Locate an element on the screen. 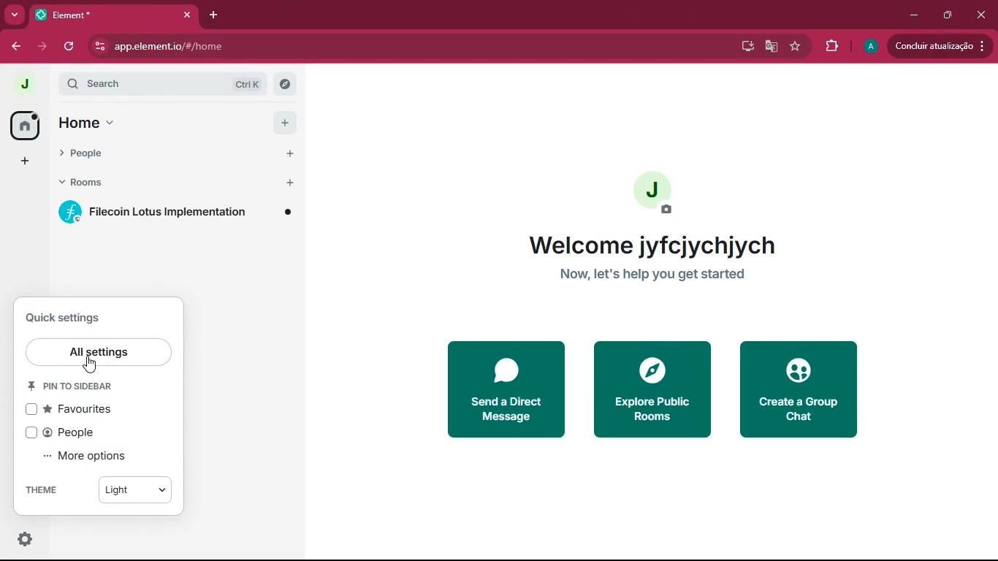  pin is located at coordinates (79, 386).